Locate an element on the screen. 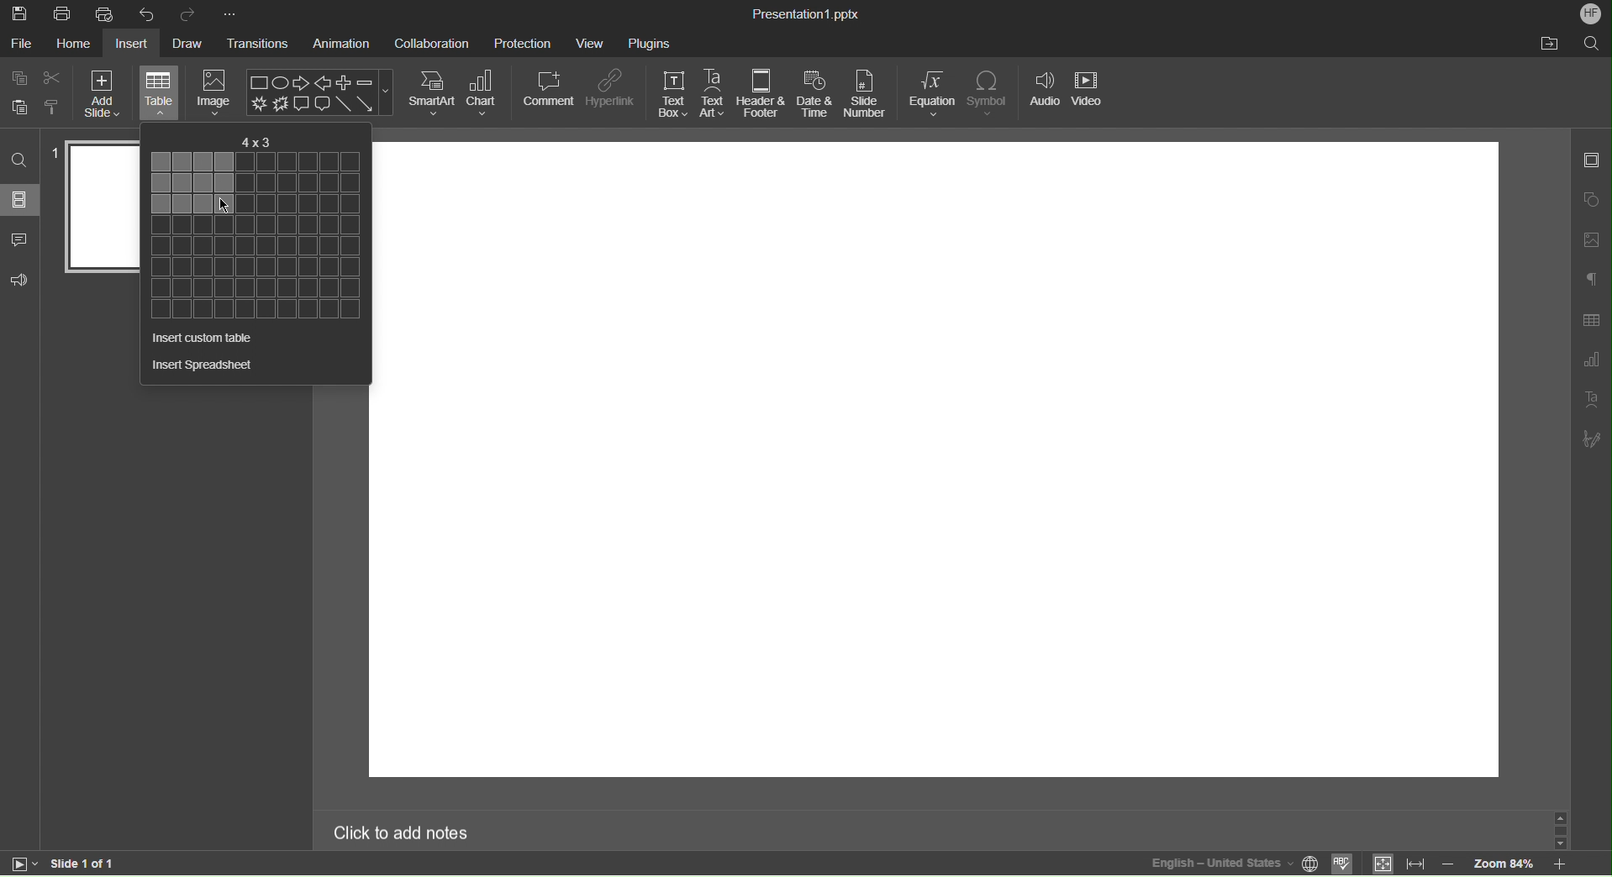  Redo is located at coordinates (193, 14).